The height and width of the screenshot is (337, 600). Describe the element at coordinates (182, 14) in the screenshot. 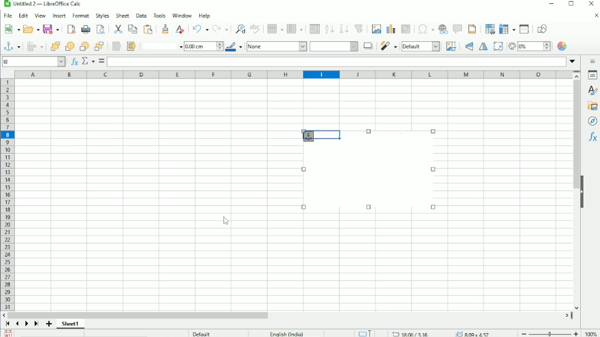

I see `Window` at that location.